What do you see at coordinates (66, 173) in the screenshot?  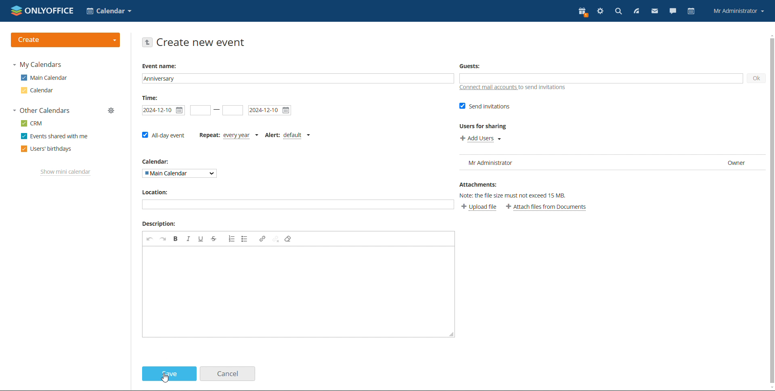 I see `show mini calendar` at bounding box center [66, 173].